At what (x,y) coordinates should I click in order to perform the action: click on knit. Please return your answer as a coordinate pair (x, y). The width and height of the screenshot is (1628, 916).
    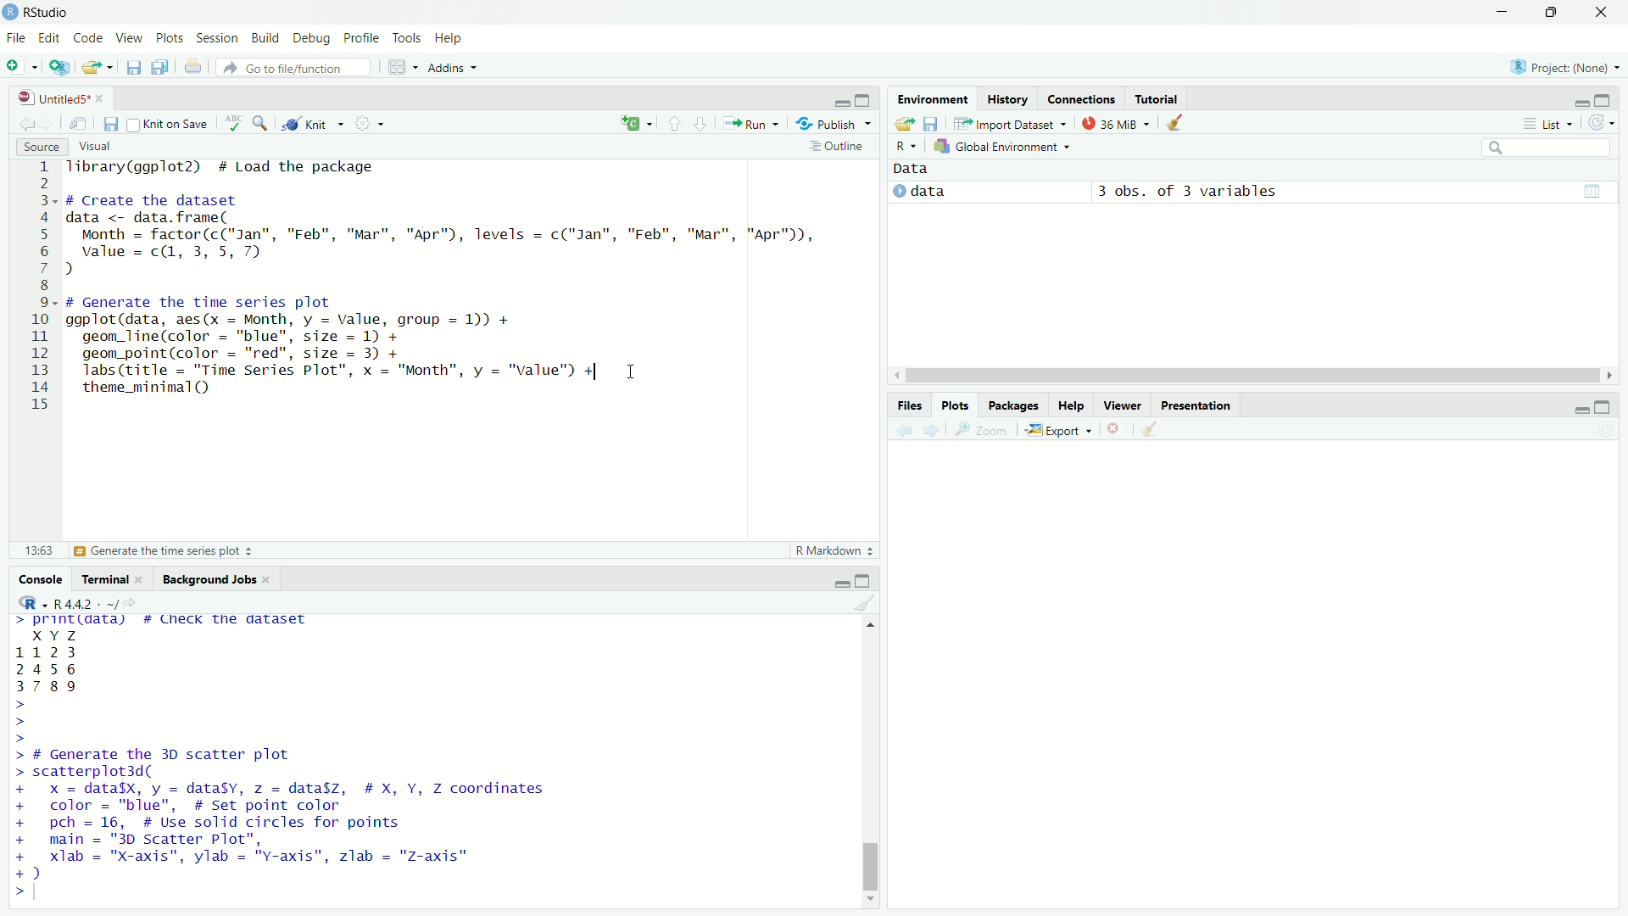
    Looking at the image, I should click on (314, 126).